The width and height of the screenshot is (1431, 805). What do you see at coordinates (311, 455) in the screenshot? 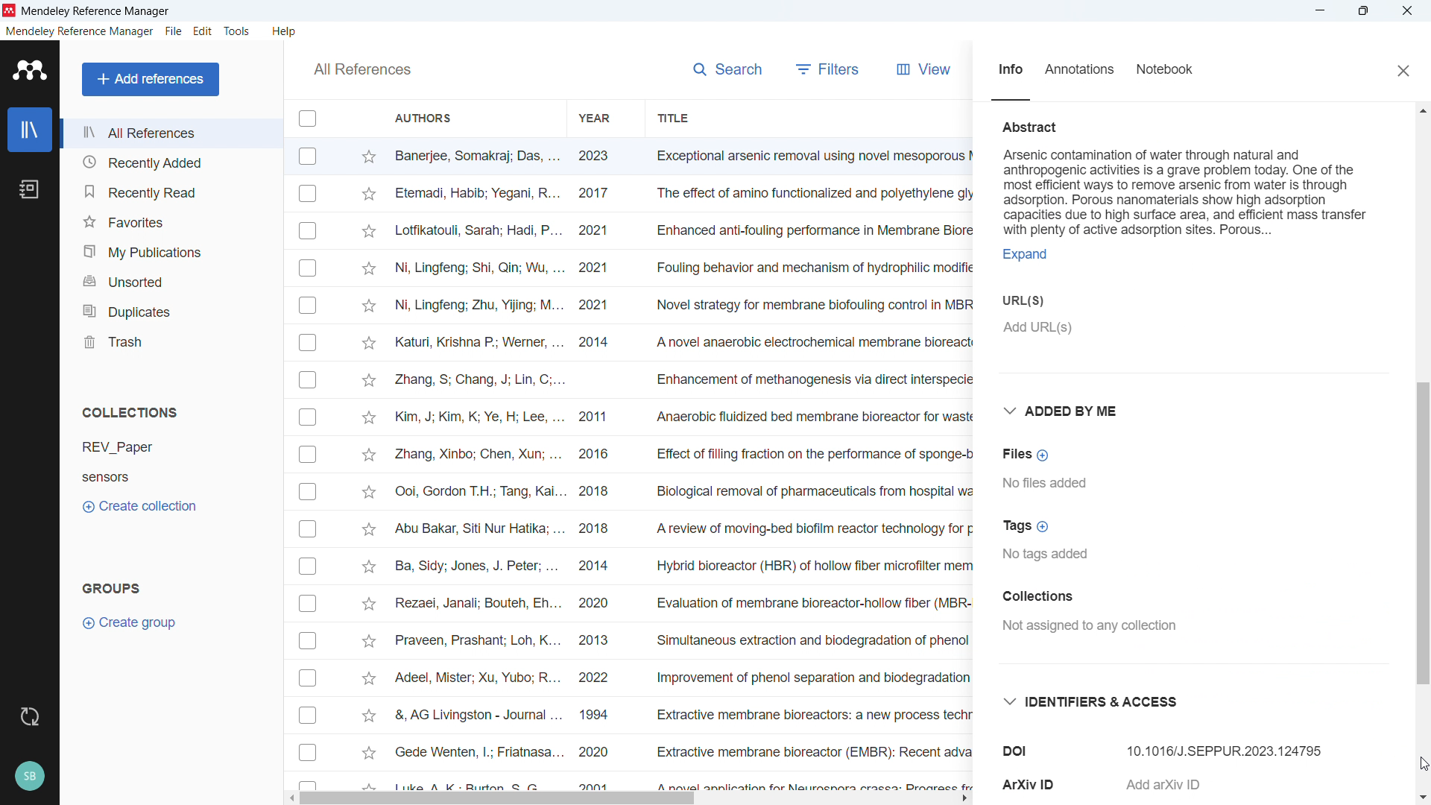
I see `click to select individual entry` at bounding box center [311, 455].